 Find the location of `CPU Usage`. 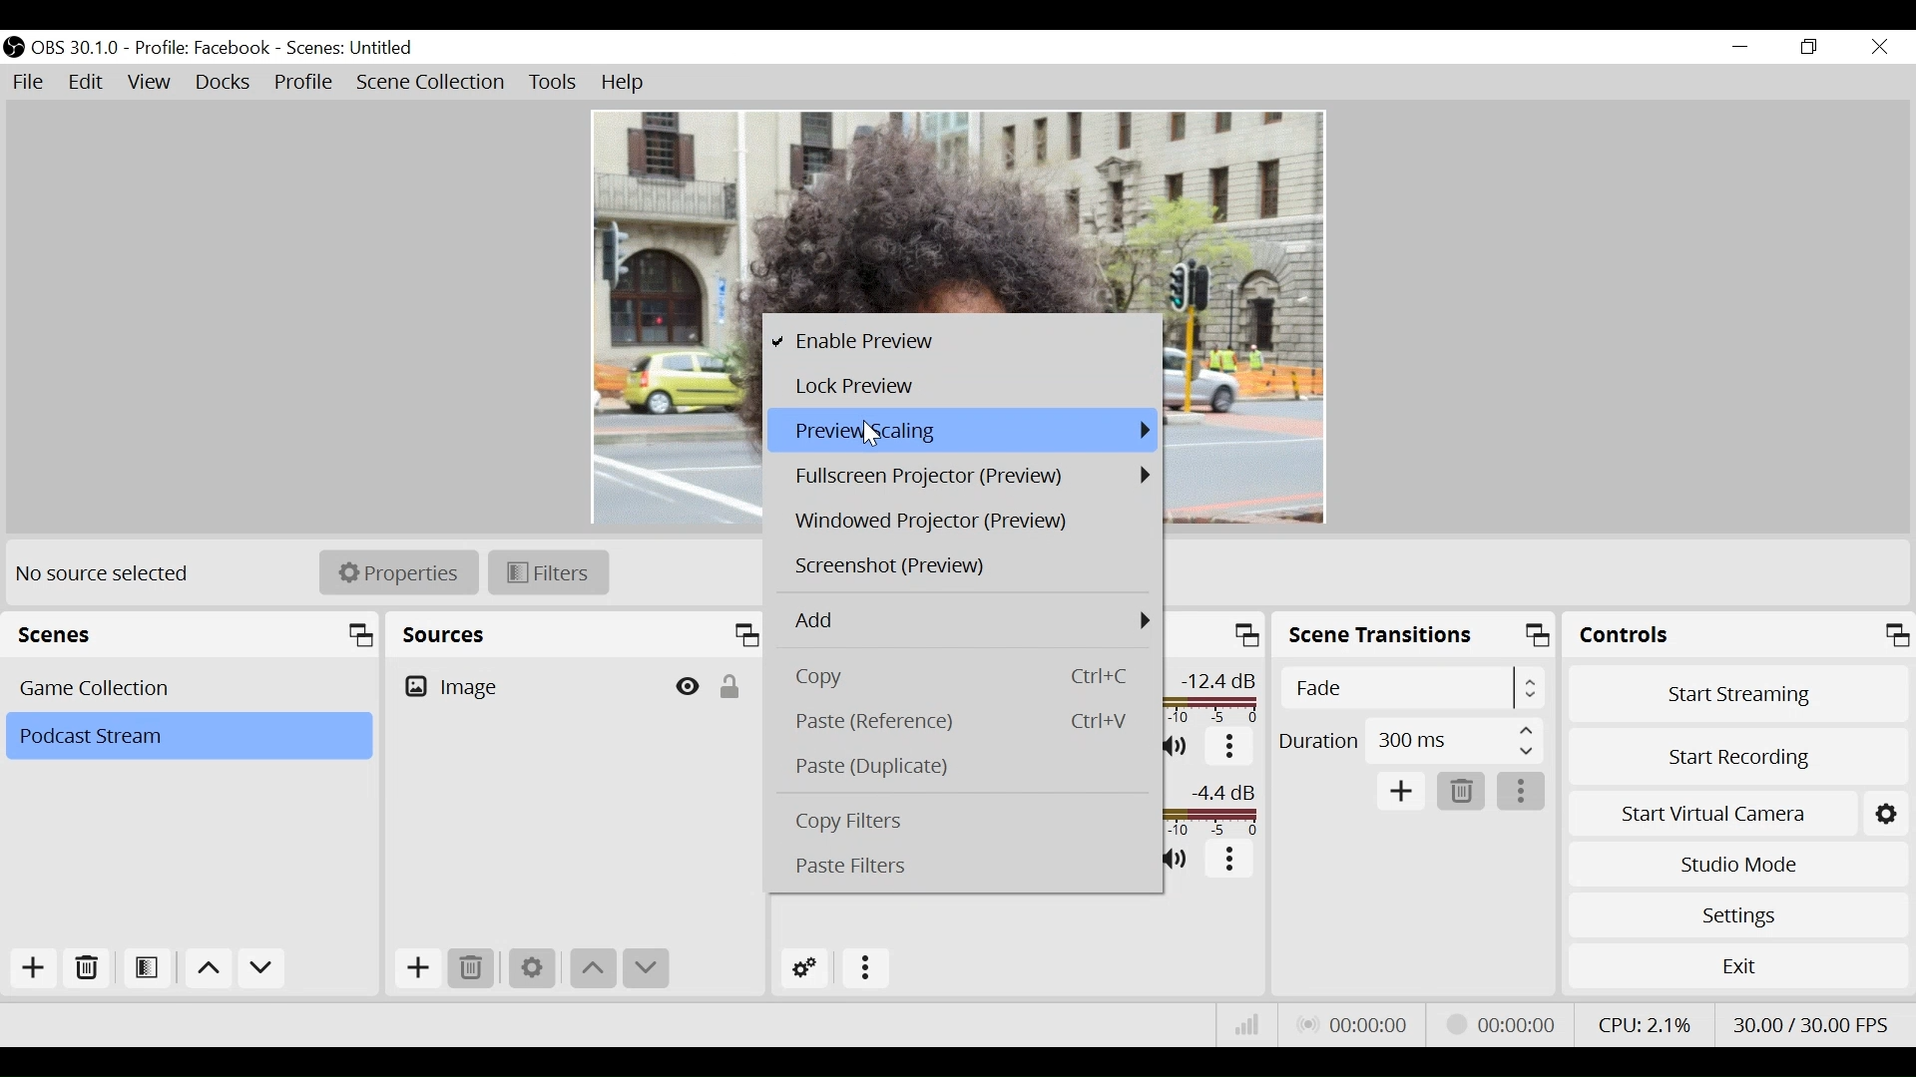

CPU Usage is located at coordinates (1646, 1023).